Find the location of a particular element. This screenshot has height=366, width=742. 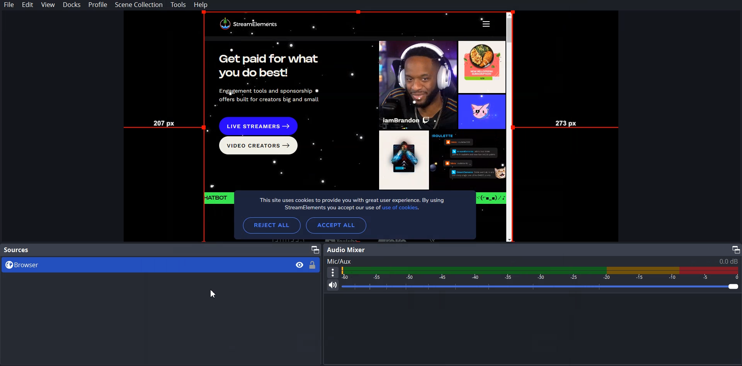

More is located at coordinates (333, 273).